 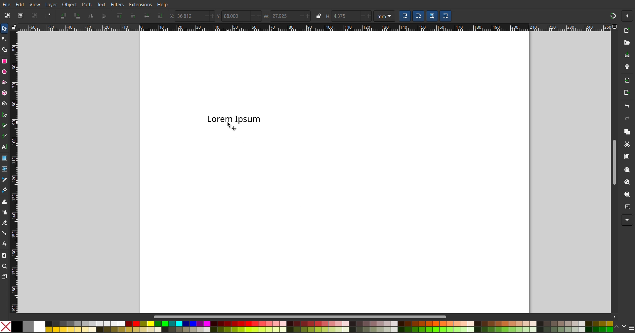 I want to click on Text, so click(x=102, y=4).